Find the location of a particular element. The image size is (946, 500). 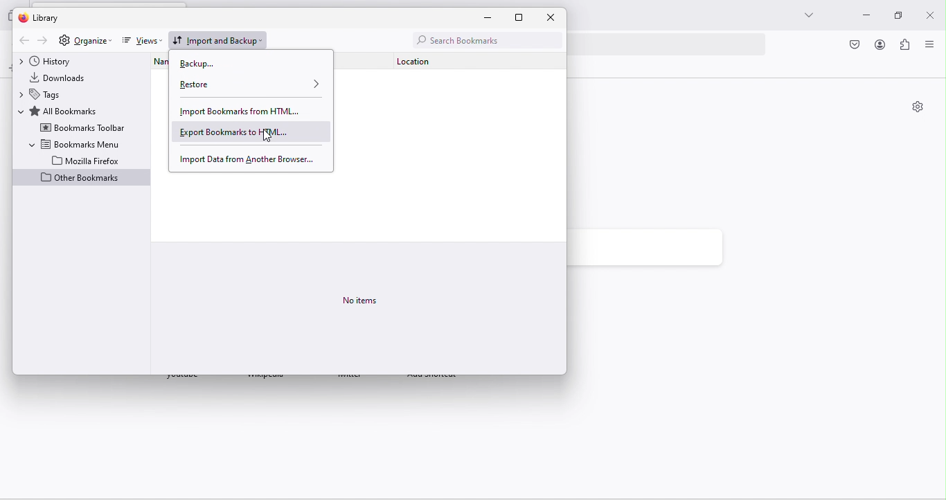

bookmarks toolbar is located at coordinates (82, 128).